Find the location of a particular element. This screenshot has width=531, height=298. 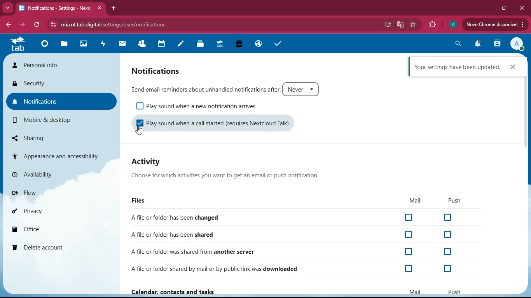

cursor is located at coordinates (139, 131).